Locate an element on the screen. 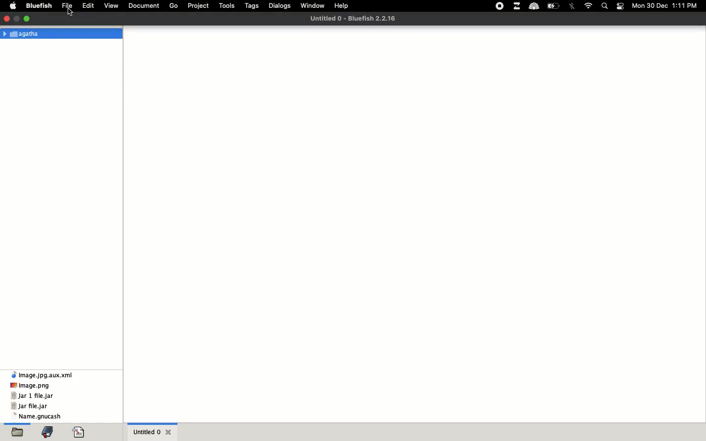  tags is located at coordinates (252, 5).